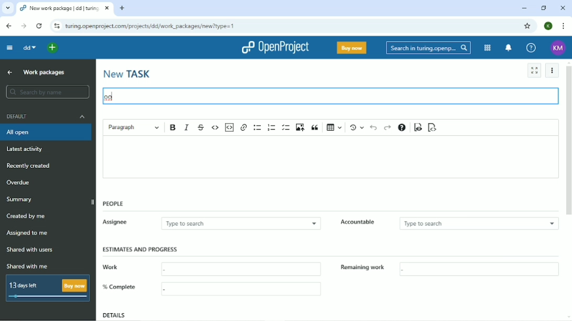 This screenshot has height=321, width=572. What do you see at coordinates (276, 48) in the screenshot?
I see `OpenProject` at bounding box center [276, 48].